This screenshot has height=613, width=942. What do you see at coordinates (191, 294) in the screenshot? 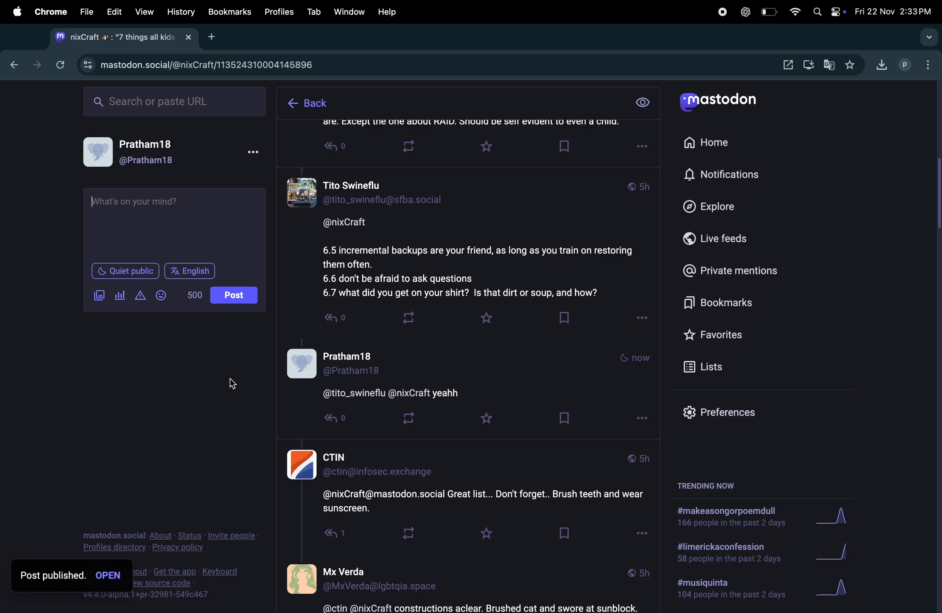
I see `inline words` at bounding box center [191, 294].